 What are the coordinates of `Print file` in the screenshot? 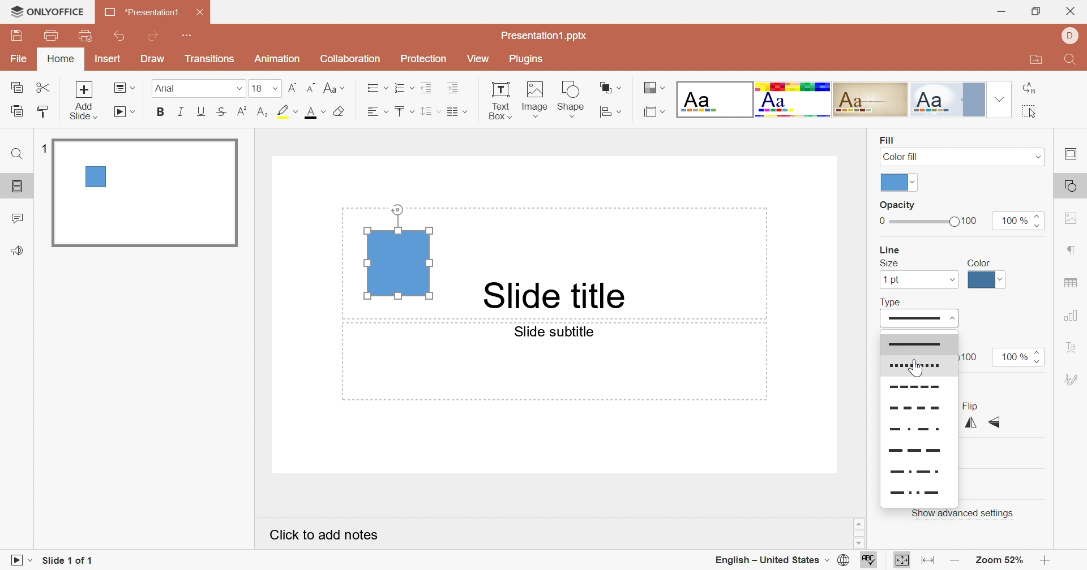 It's located at (50, 37).